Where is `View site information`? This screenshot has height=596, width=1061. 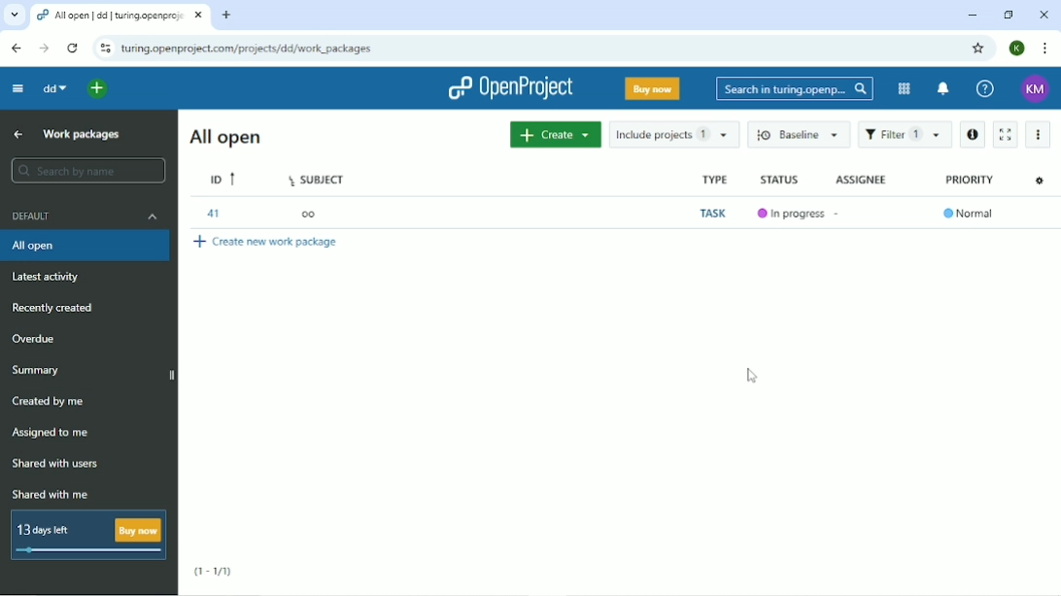 View site information is located at coordinates (104, 50).